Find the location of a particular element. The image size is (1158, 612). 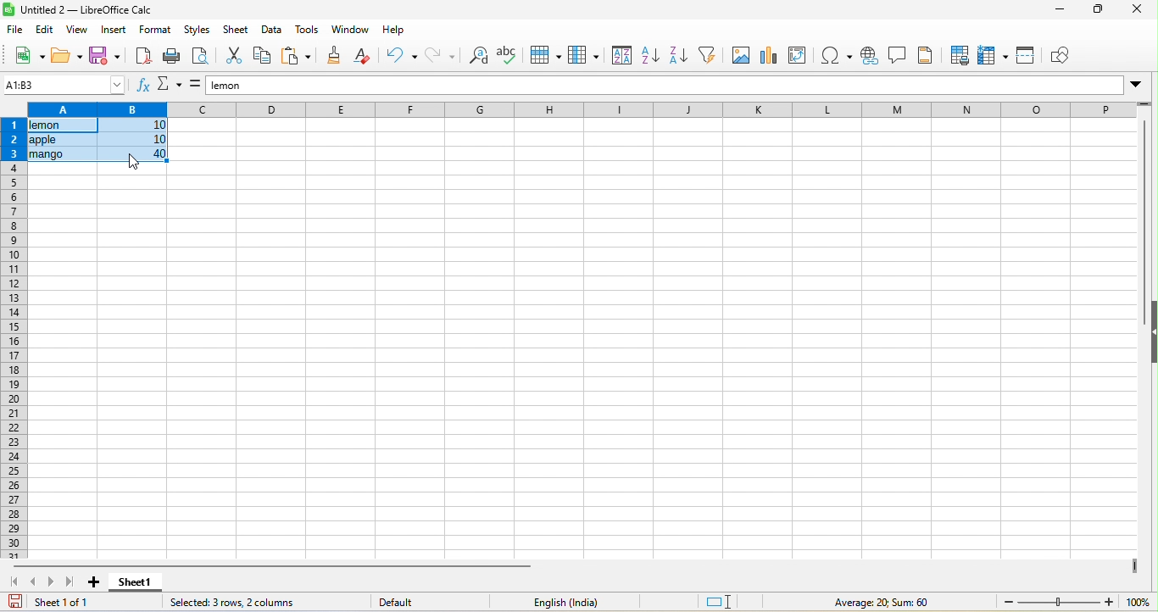

sheet is located at coordinates (237, 31).